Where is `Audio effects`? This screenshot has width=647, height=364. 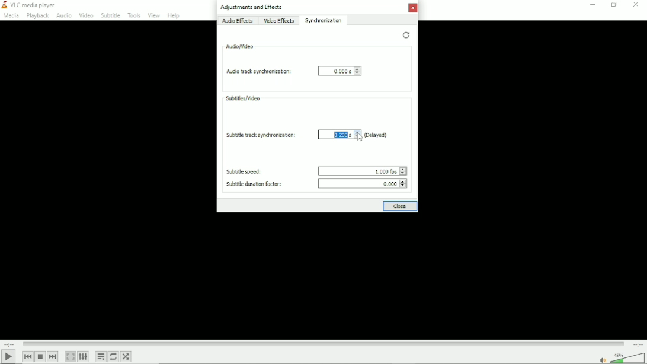
Audio effects is located at coordinates (238, 21).